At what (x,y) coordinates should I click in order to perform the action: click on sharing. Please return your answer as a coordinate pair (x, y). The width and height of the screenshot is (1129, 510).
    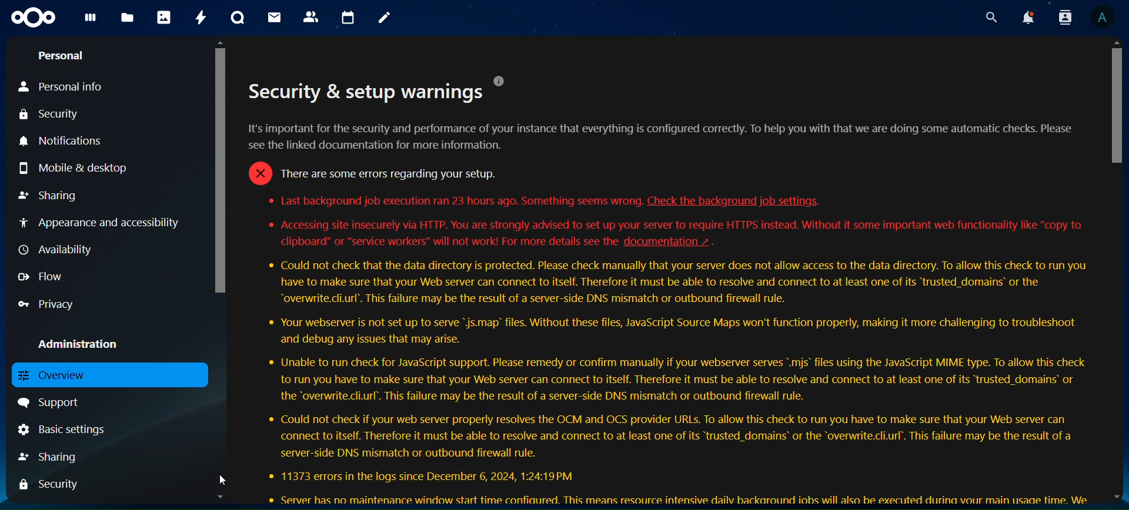
    Looking at the image, I should click on (47, 456).